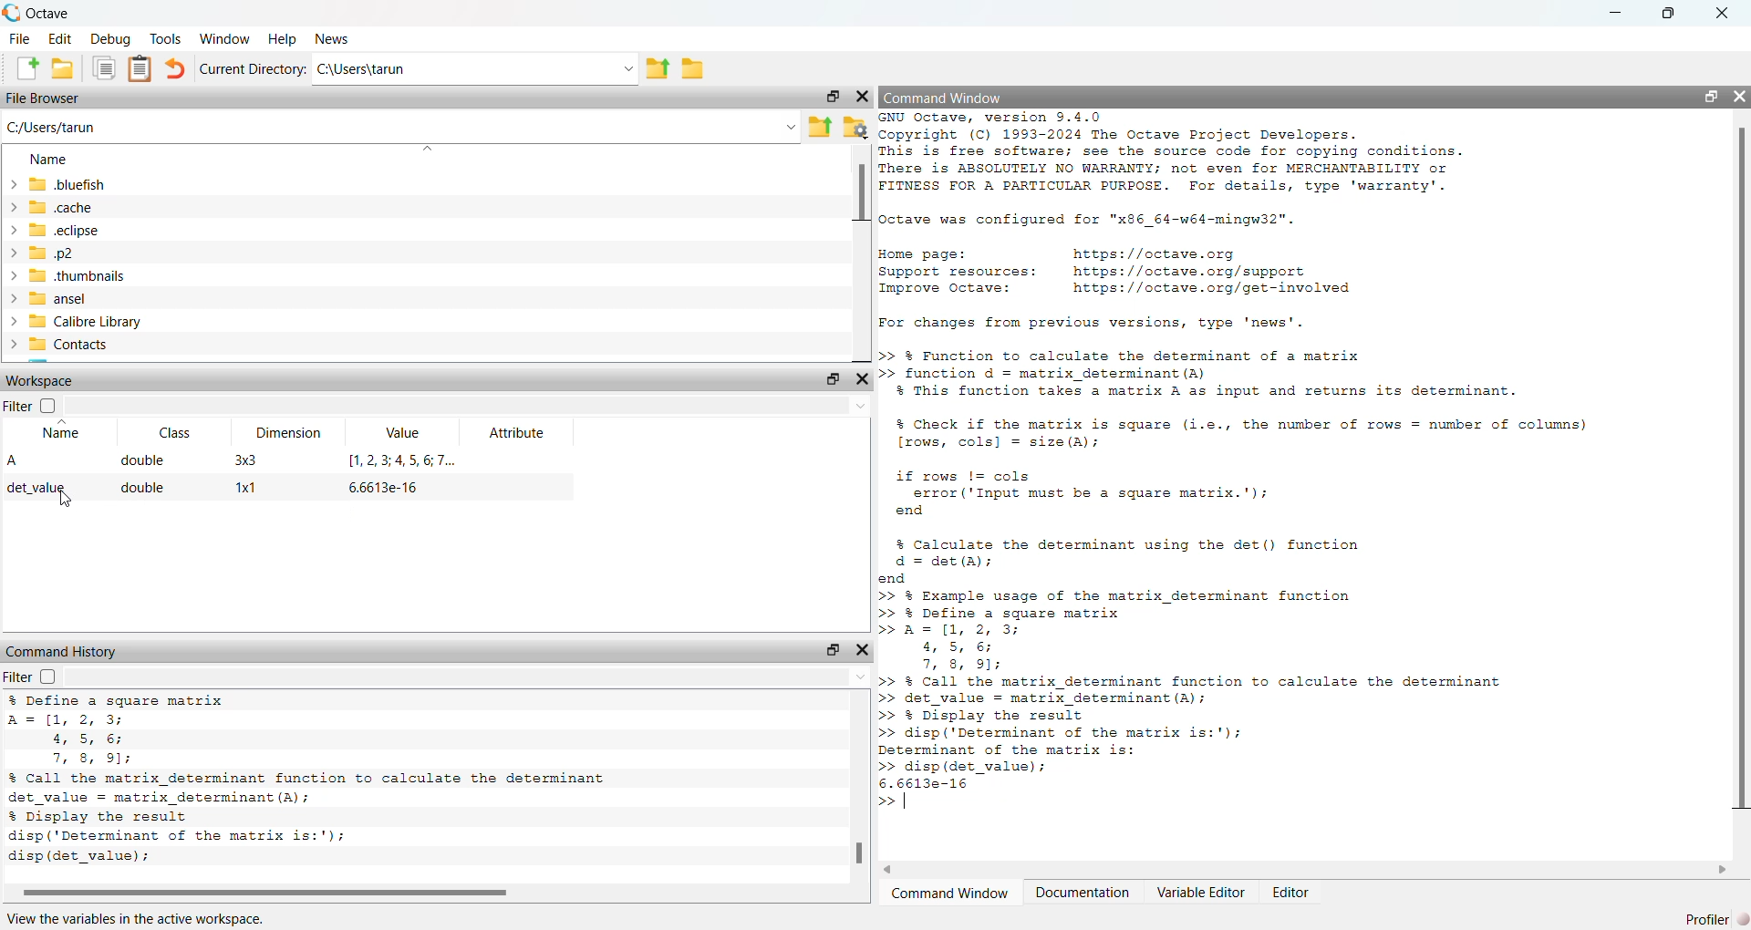 Image resolution: width=1751 pixels, height=930 pixels. Describe the element at coordinates (1666, 14) in the screenshot. I see `maximize` at that location.